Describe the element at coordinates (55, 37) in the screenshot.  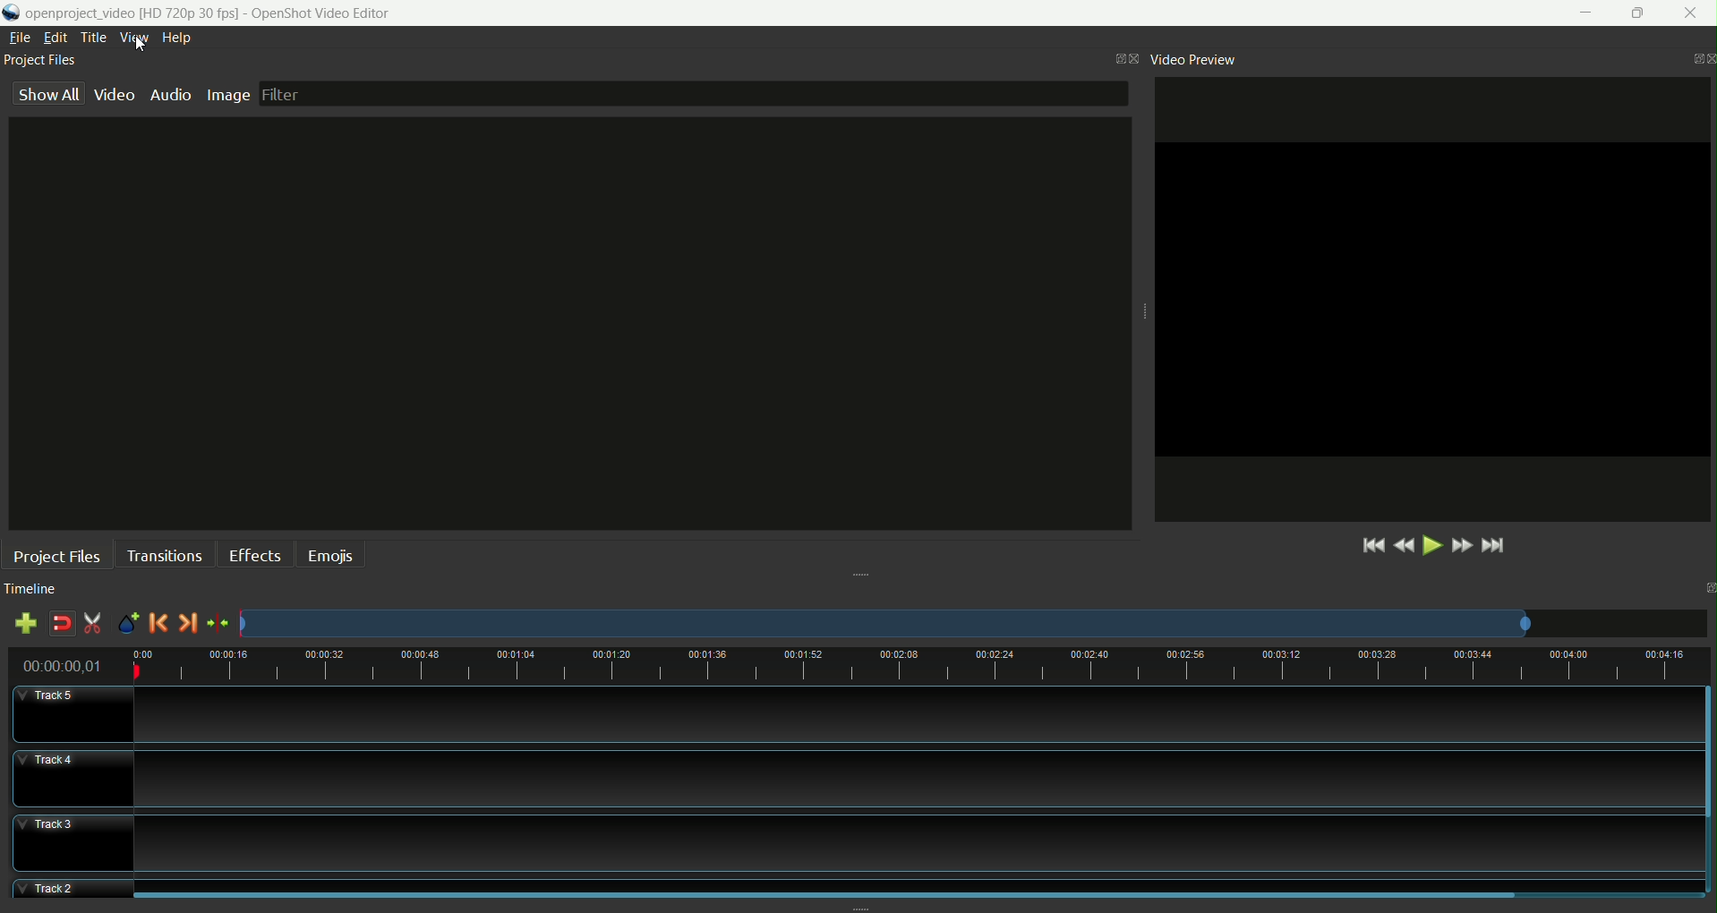
I see `edit` at that location.